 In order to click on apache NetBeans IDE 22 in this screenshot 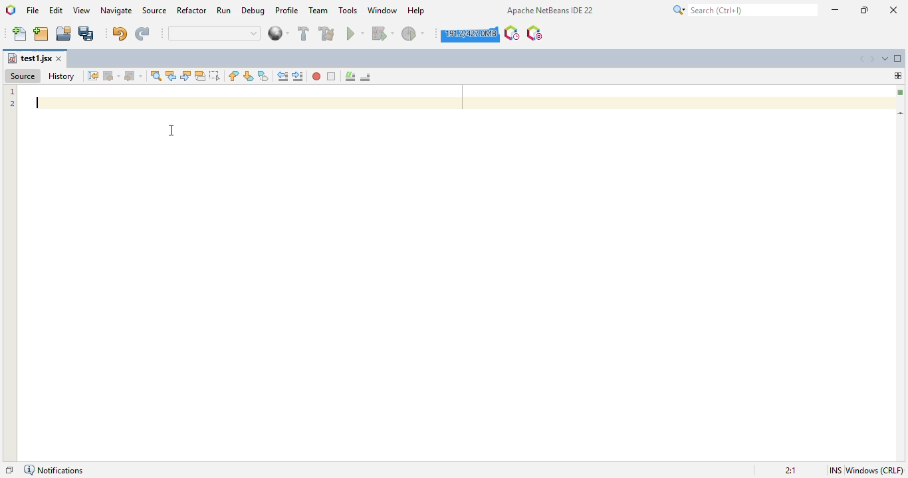, I will do `click(550, 10)`.